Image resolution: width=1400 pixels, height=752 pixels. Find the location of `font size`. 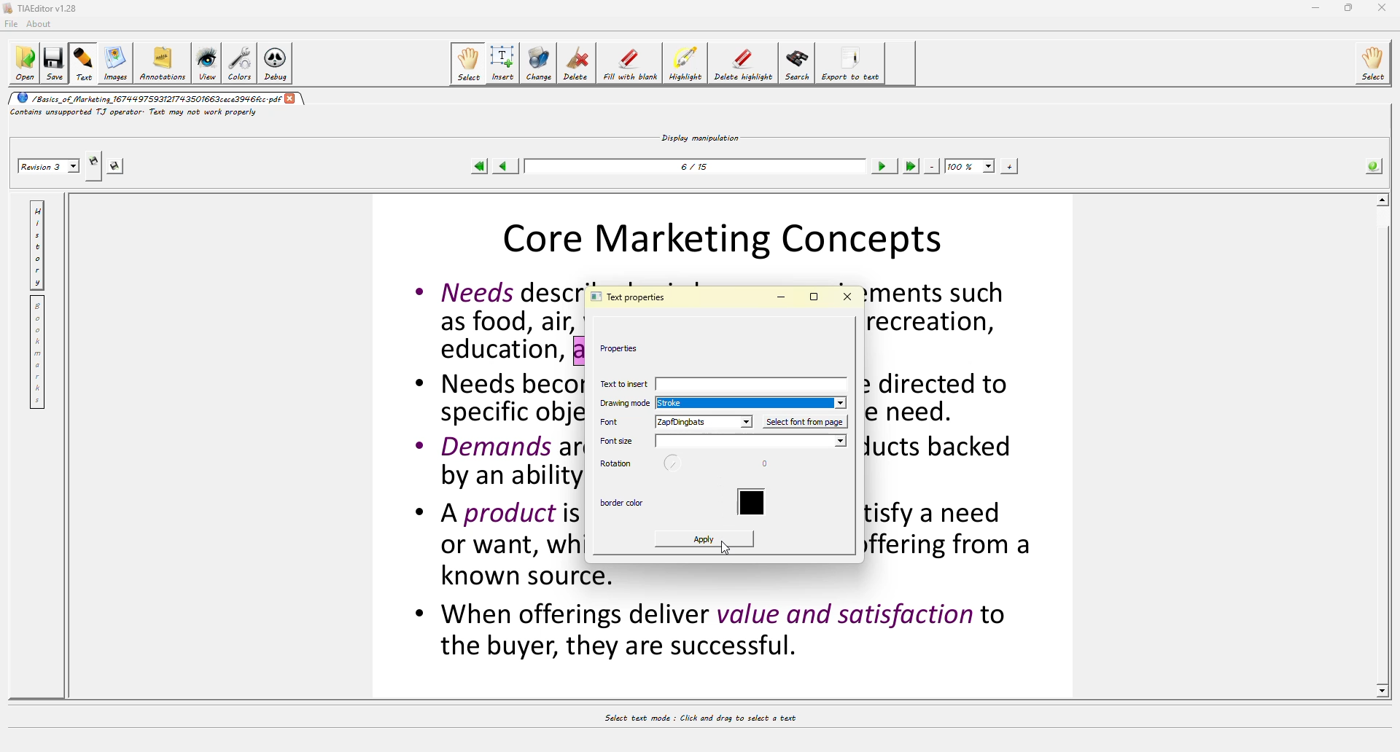

font size is located at coordinates (749, 442).